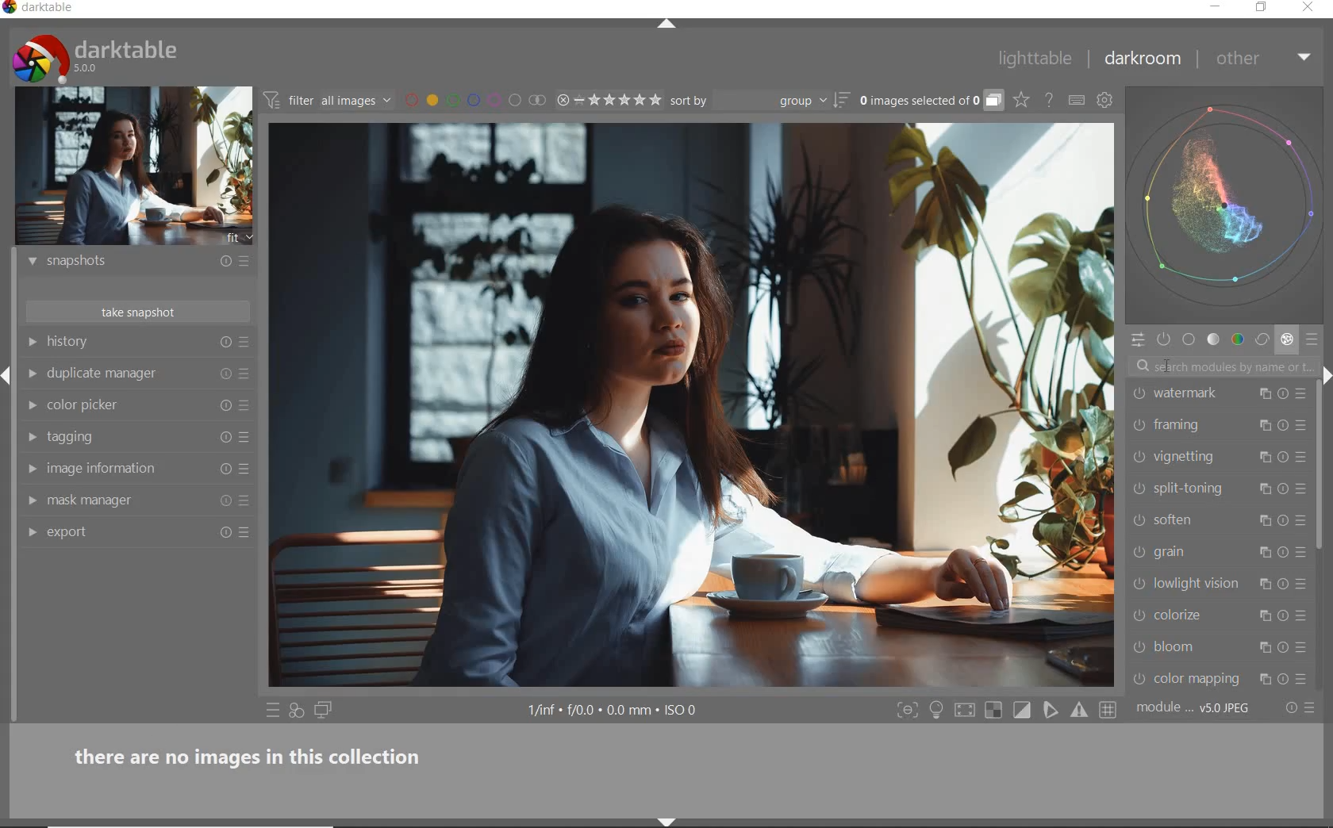  Describe the element at coordinates (223, 436) in the screenshot. I see `reset` at that location.